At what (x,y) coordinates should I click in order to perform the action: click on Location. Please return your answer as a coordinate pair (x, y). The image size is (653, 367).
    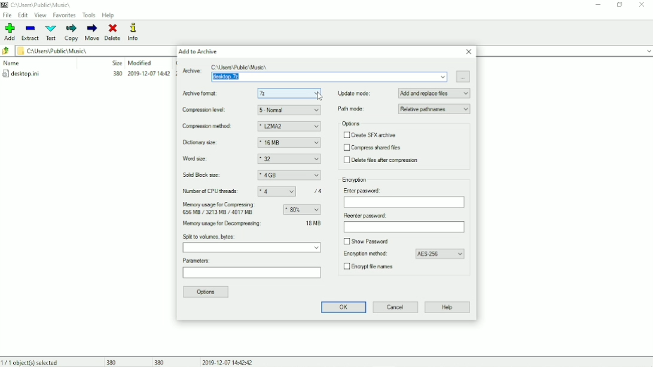
    Looking at the image, I should click on (39, 5).